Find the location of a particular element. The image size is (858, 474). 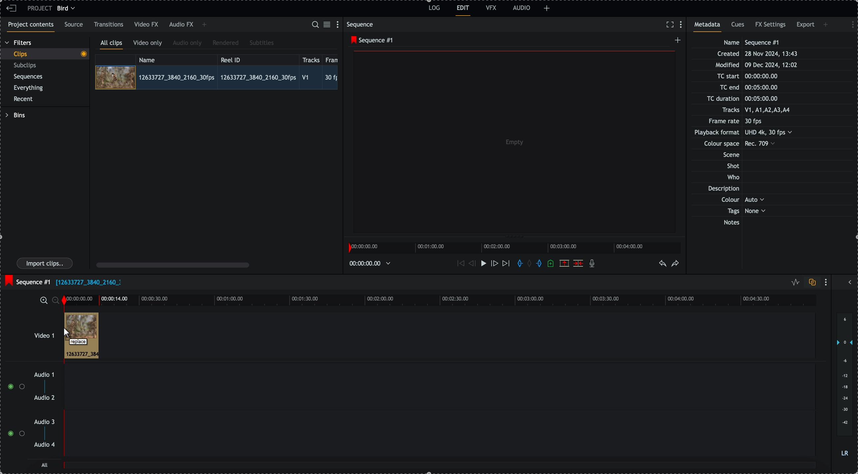

sequence #1 is located at coordinates (370, 40).